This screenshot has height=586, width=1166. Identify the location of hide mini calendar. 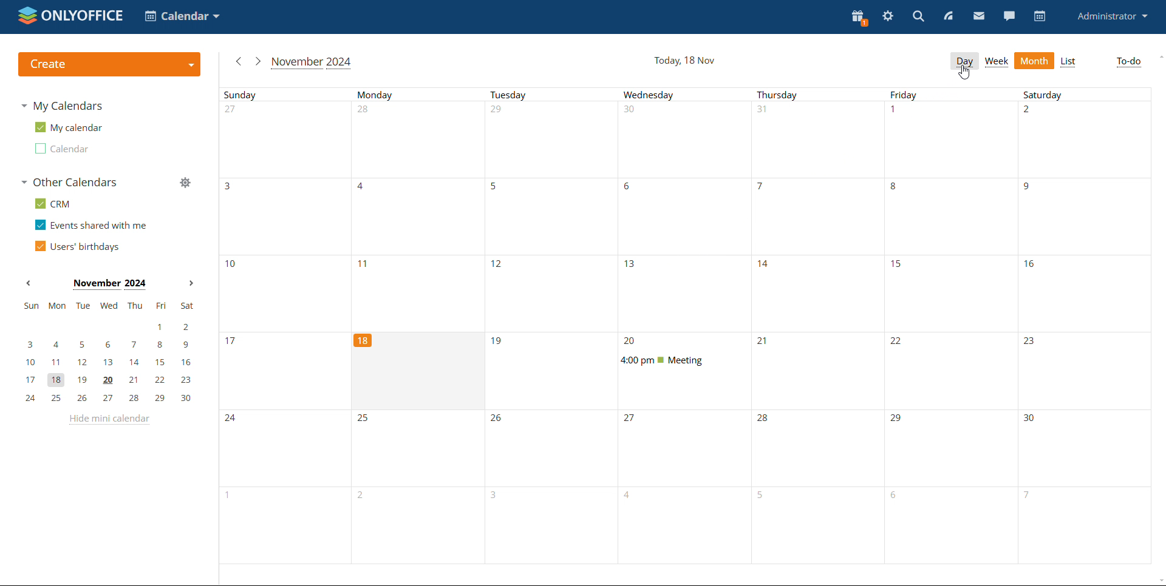
(108, 420).